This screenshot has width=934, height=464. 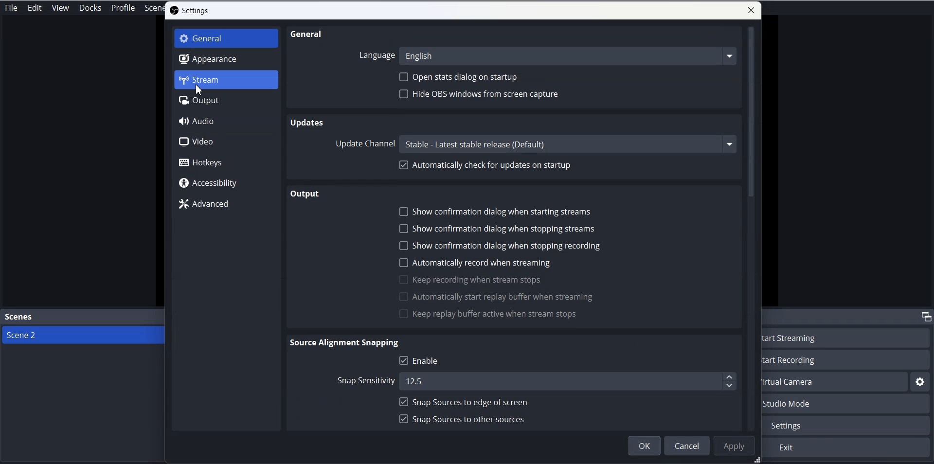 I want to click on Studio Mode, so click(x=847, y=404).